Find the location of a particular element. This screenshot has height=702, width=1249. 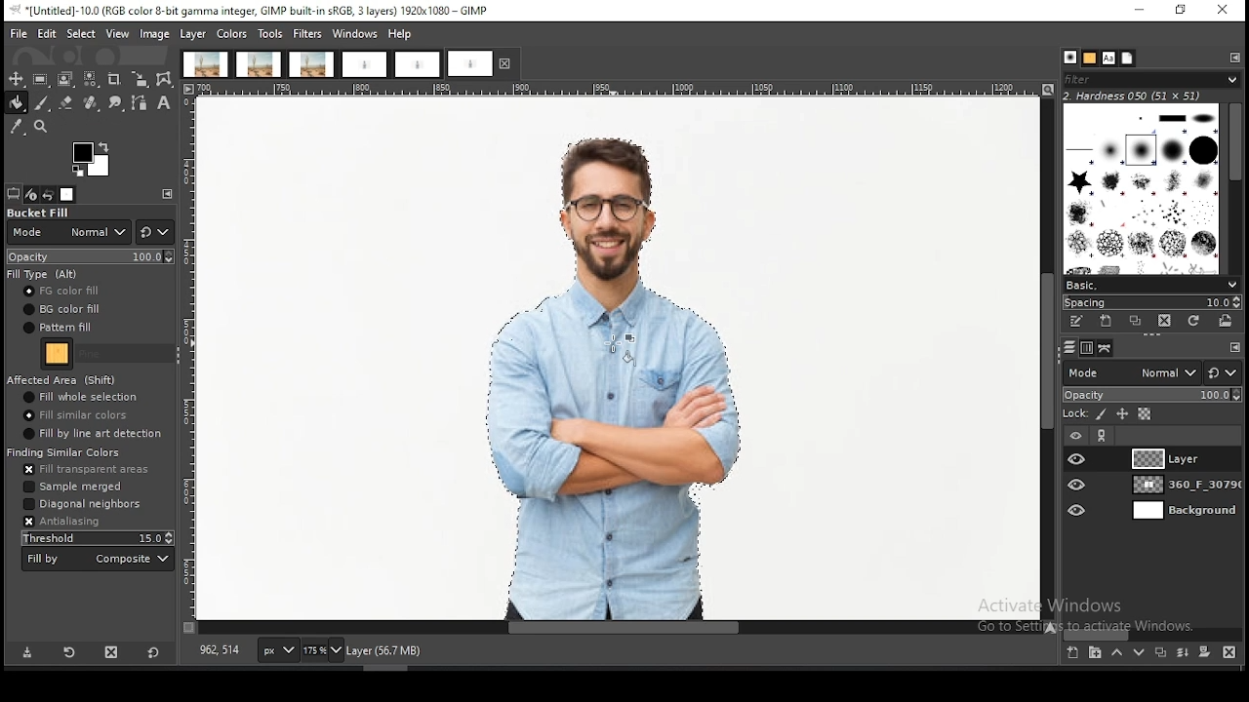

delete brush is located at coordinates (1165, 322).